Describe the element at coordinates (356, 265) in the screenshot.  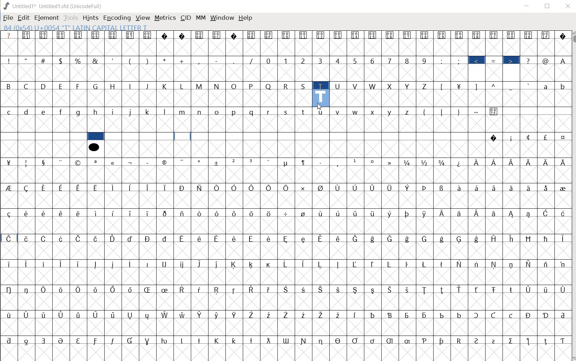
I see `Symbol` at that location.